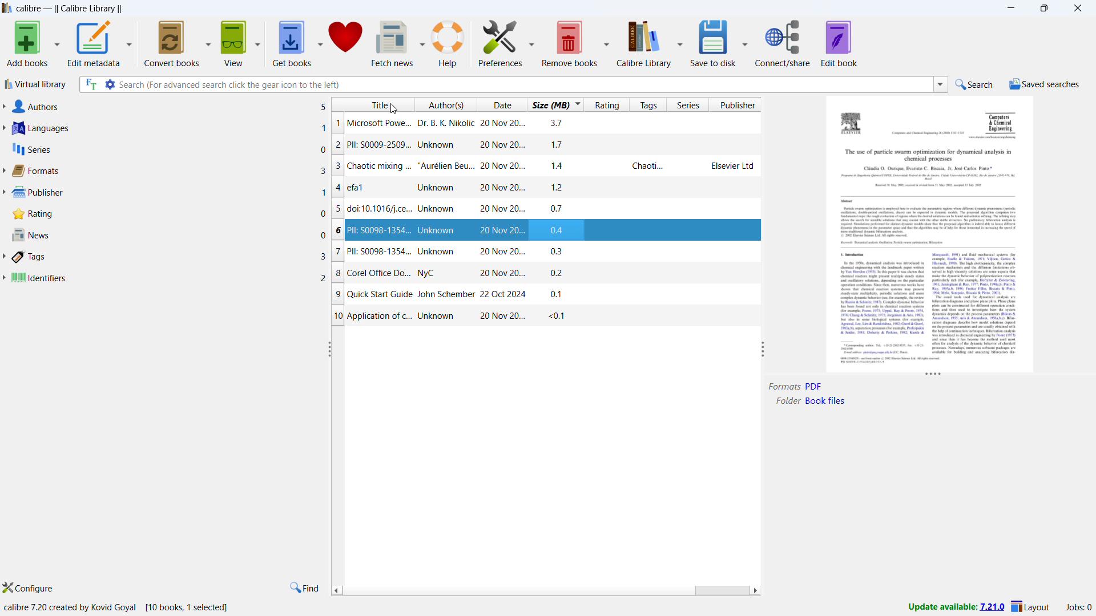 Image resolution: width=1096 pixels, height=616 pixels. I want to click on scroll right, so click(756, 590).